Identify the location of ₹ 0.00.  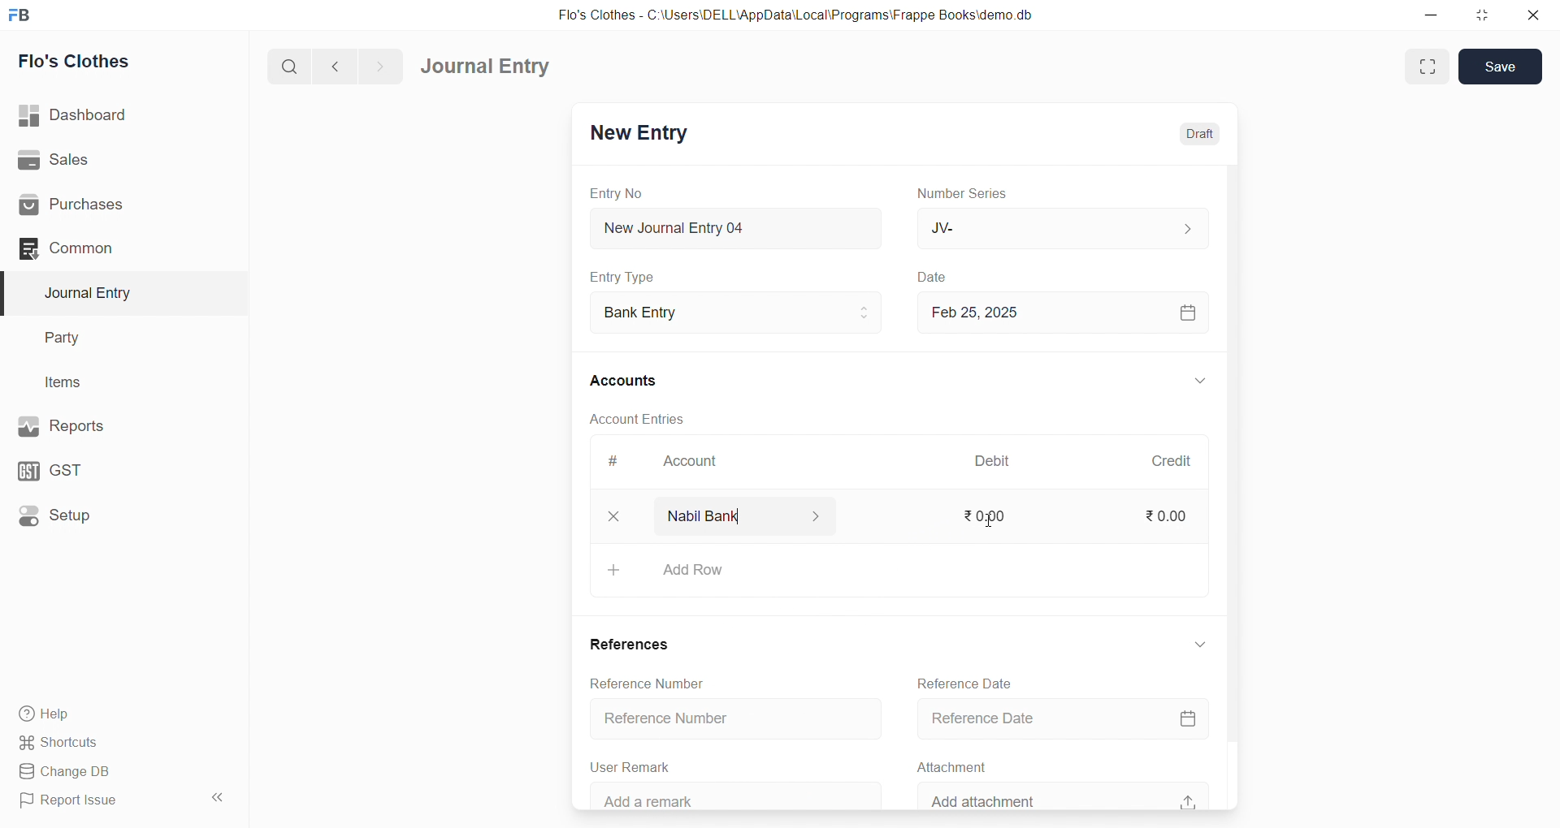
(980, 515).